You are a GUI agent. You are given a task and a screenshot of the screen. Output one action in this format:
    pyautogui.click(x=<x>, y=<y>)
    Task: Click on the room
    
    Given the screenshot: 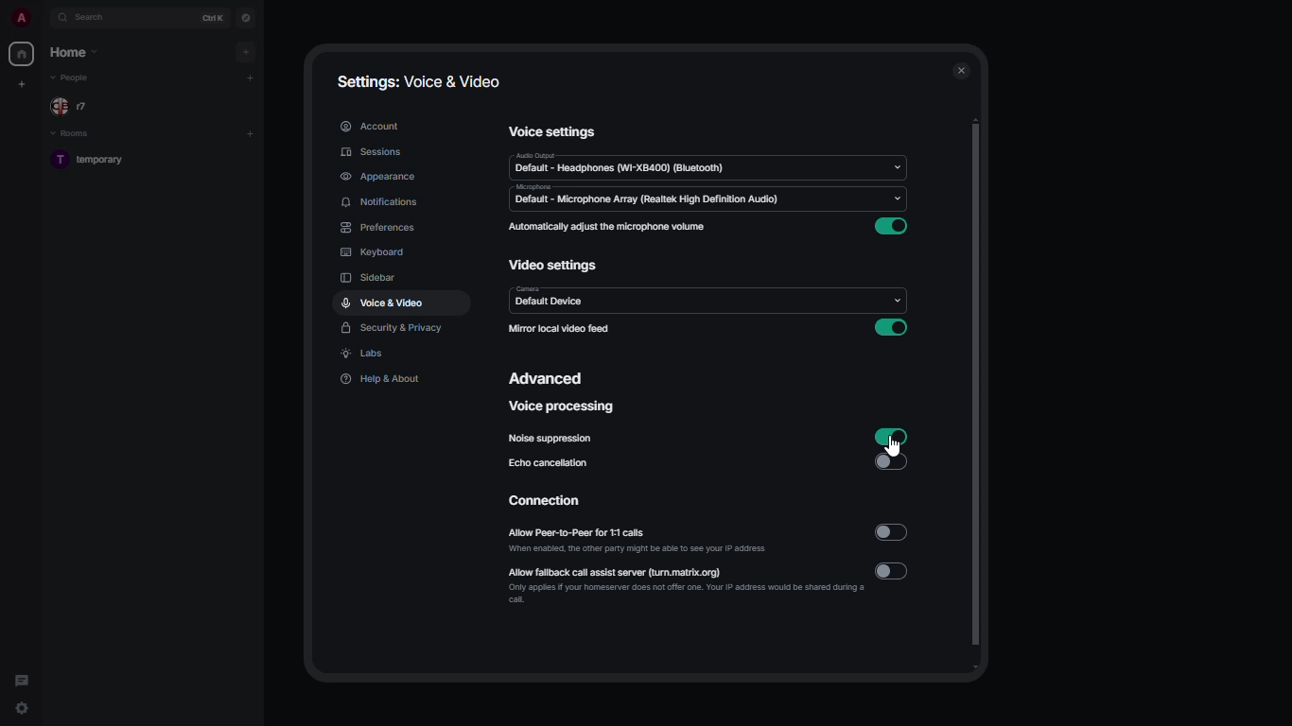 What is the action you would take?
    pyautogui.click(x=96, y=163)
    